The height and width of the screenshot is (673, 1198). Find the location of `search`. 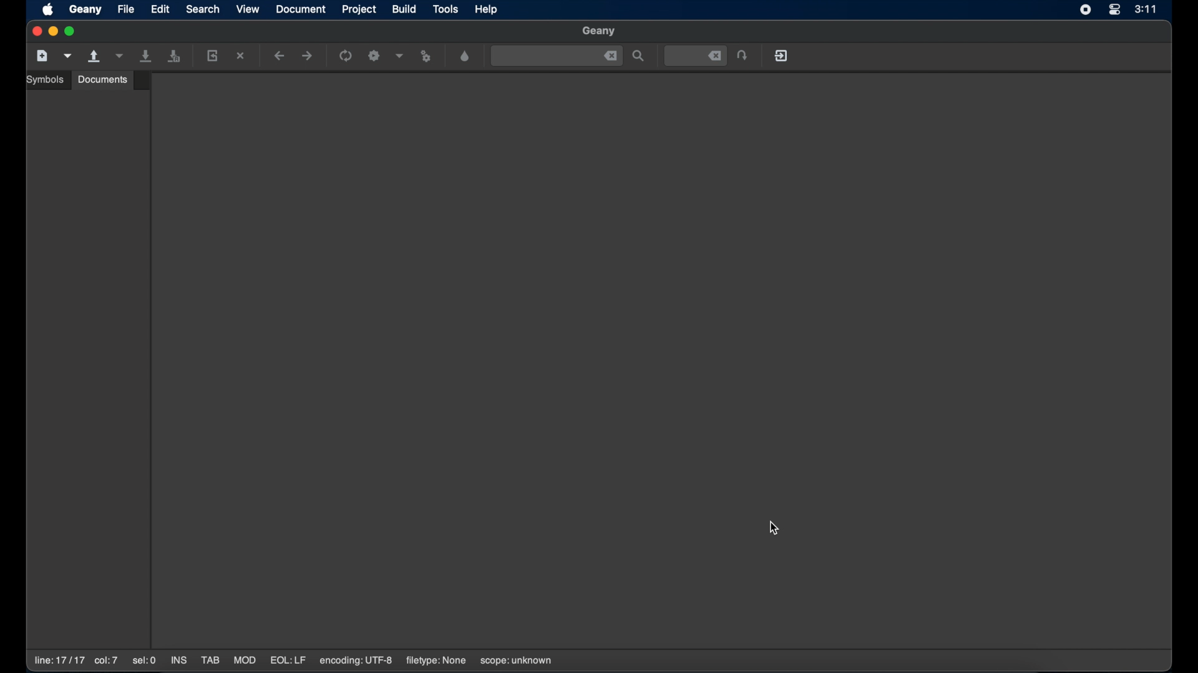

search is located at coordinates (203, 9).